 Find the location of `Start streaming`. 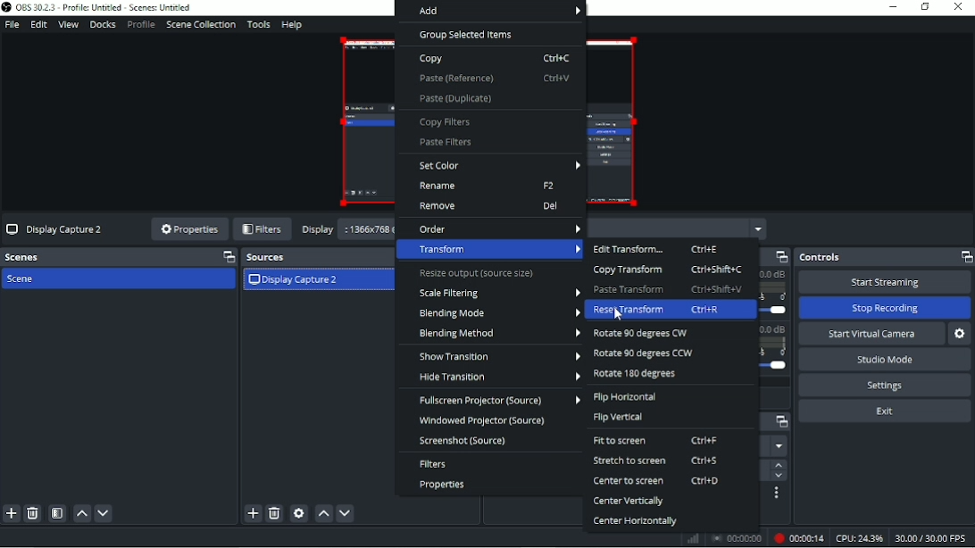

Start streaming is located at coordinates (884, 282).